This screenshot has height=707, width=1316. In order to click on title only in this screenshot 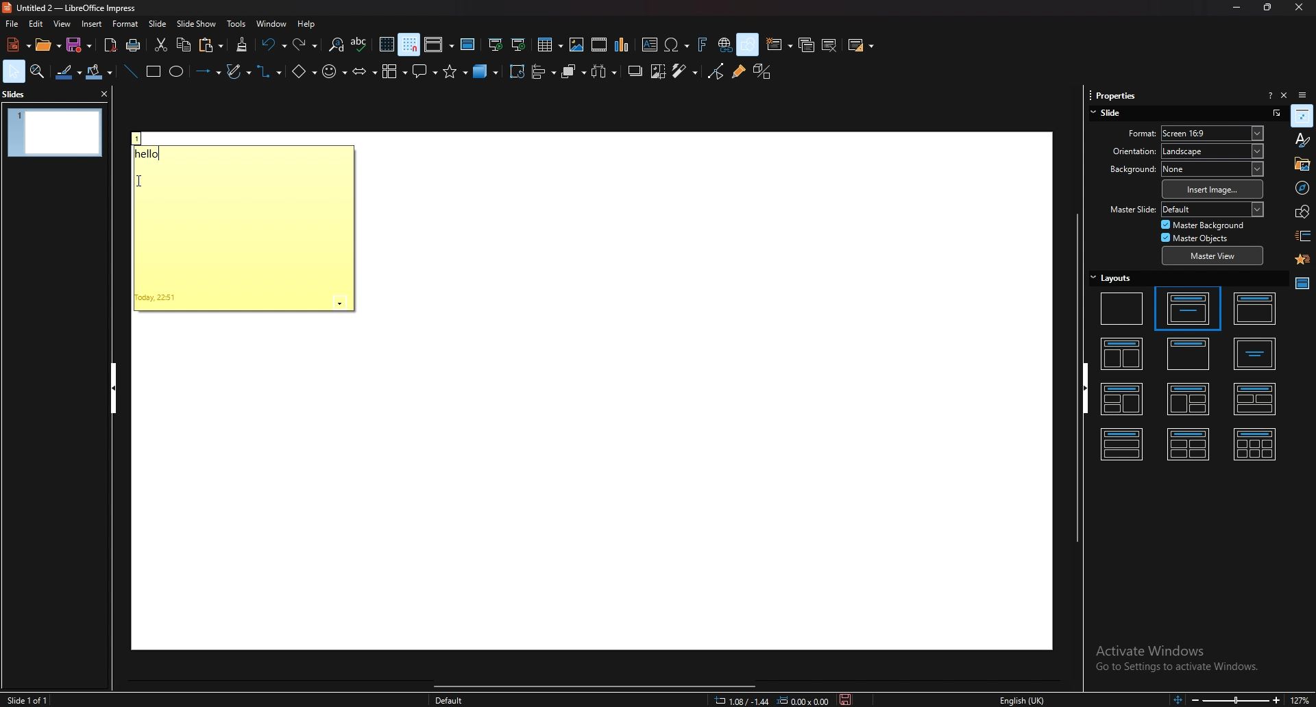, I will do `click(1189, 353)`.